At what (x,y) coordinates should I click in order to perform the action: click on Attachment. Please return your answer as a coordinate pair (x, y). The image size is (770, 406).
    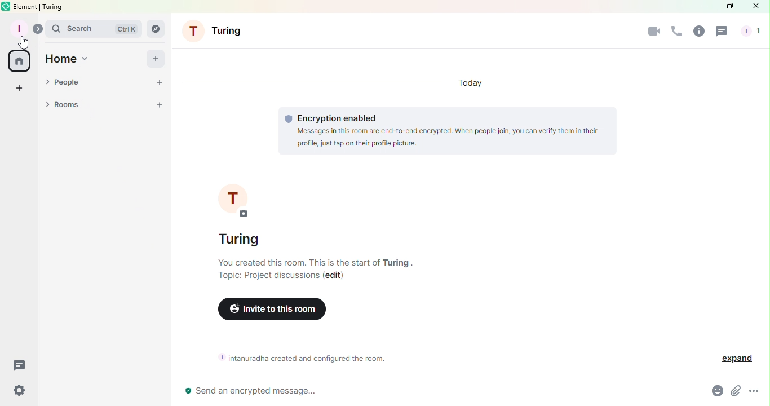
    Looking at the image, I should click on (736, 392).